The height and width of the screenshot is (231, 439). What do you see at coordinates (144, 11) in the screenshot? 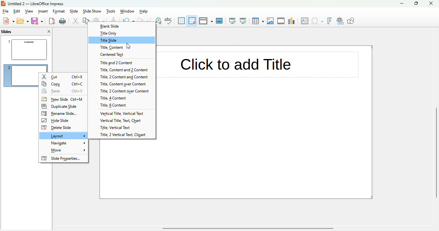
I see `help` at bounding box center [144, 11].